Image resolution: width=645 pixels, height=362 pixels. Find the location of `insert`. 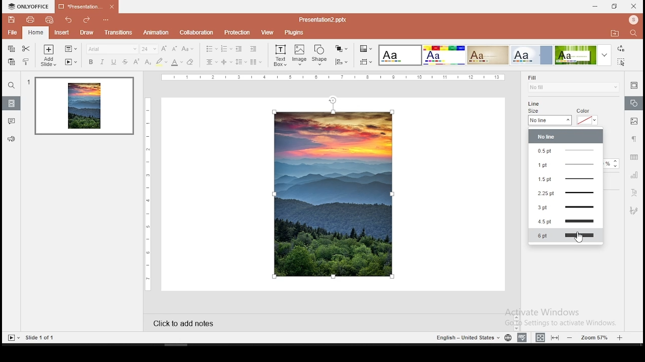

insert is located at coordinates (60, 33).